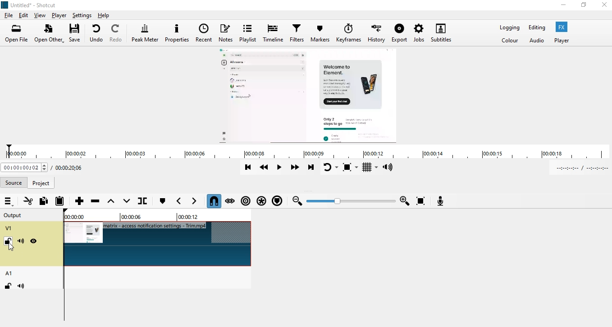  What do you see at coordinates (9, 228) in the screenshot?
I see `v1` at bounding box center [9, 228].